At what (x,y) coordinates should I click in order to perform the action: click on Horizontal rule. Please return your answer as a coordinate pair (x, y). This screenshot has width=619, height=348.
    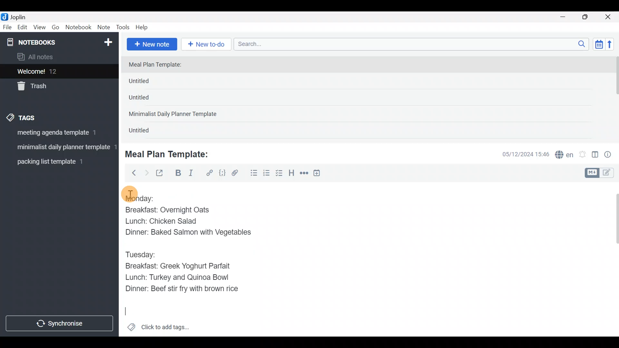
    Looking at the image, I should click on (304, 174).